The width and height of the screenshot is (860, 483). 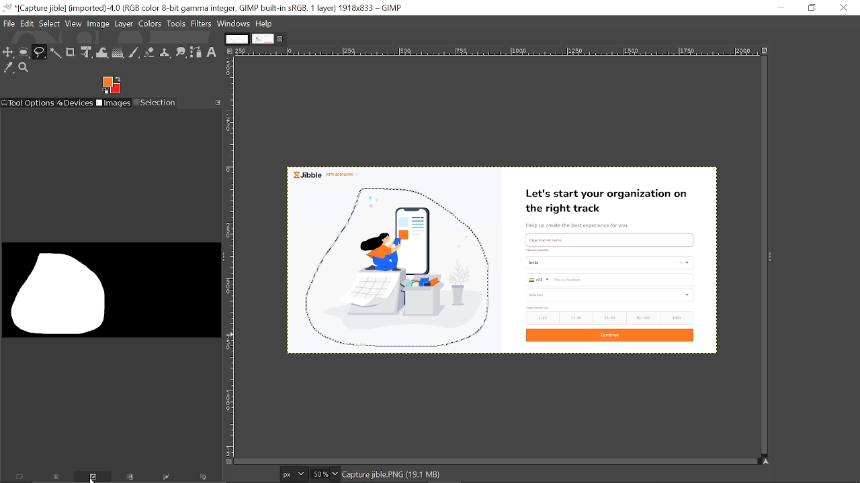 I want to click on Close current tab, so click(x=282, y=41).